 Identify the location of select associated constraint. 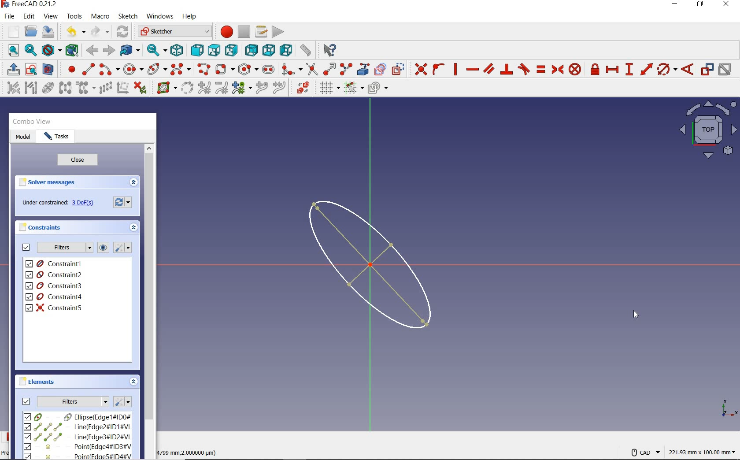
(11, 87).